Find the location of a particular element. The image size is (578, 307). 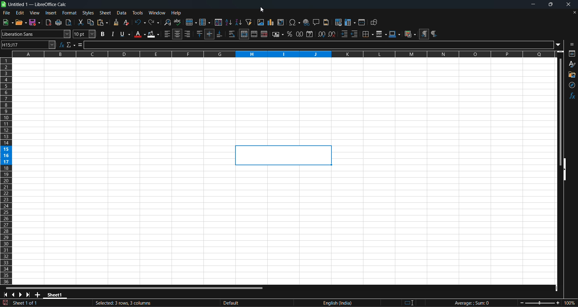

title is located at coordinates (37, 5).